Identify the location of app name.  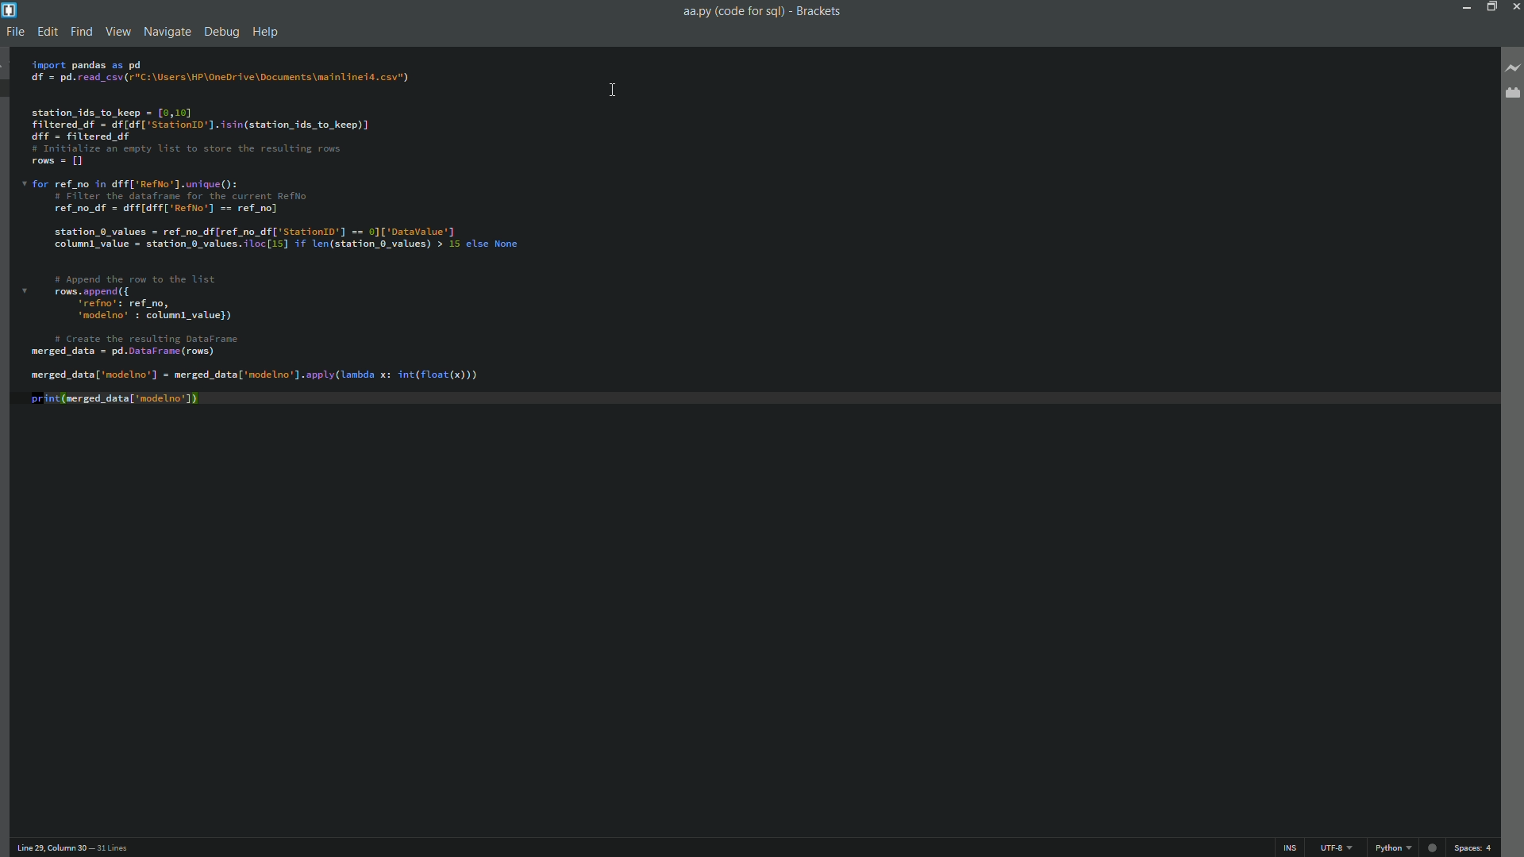
(818, 13).